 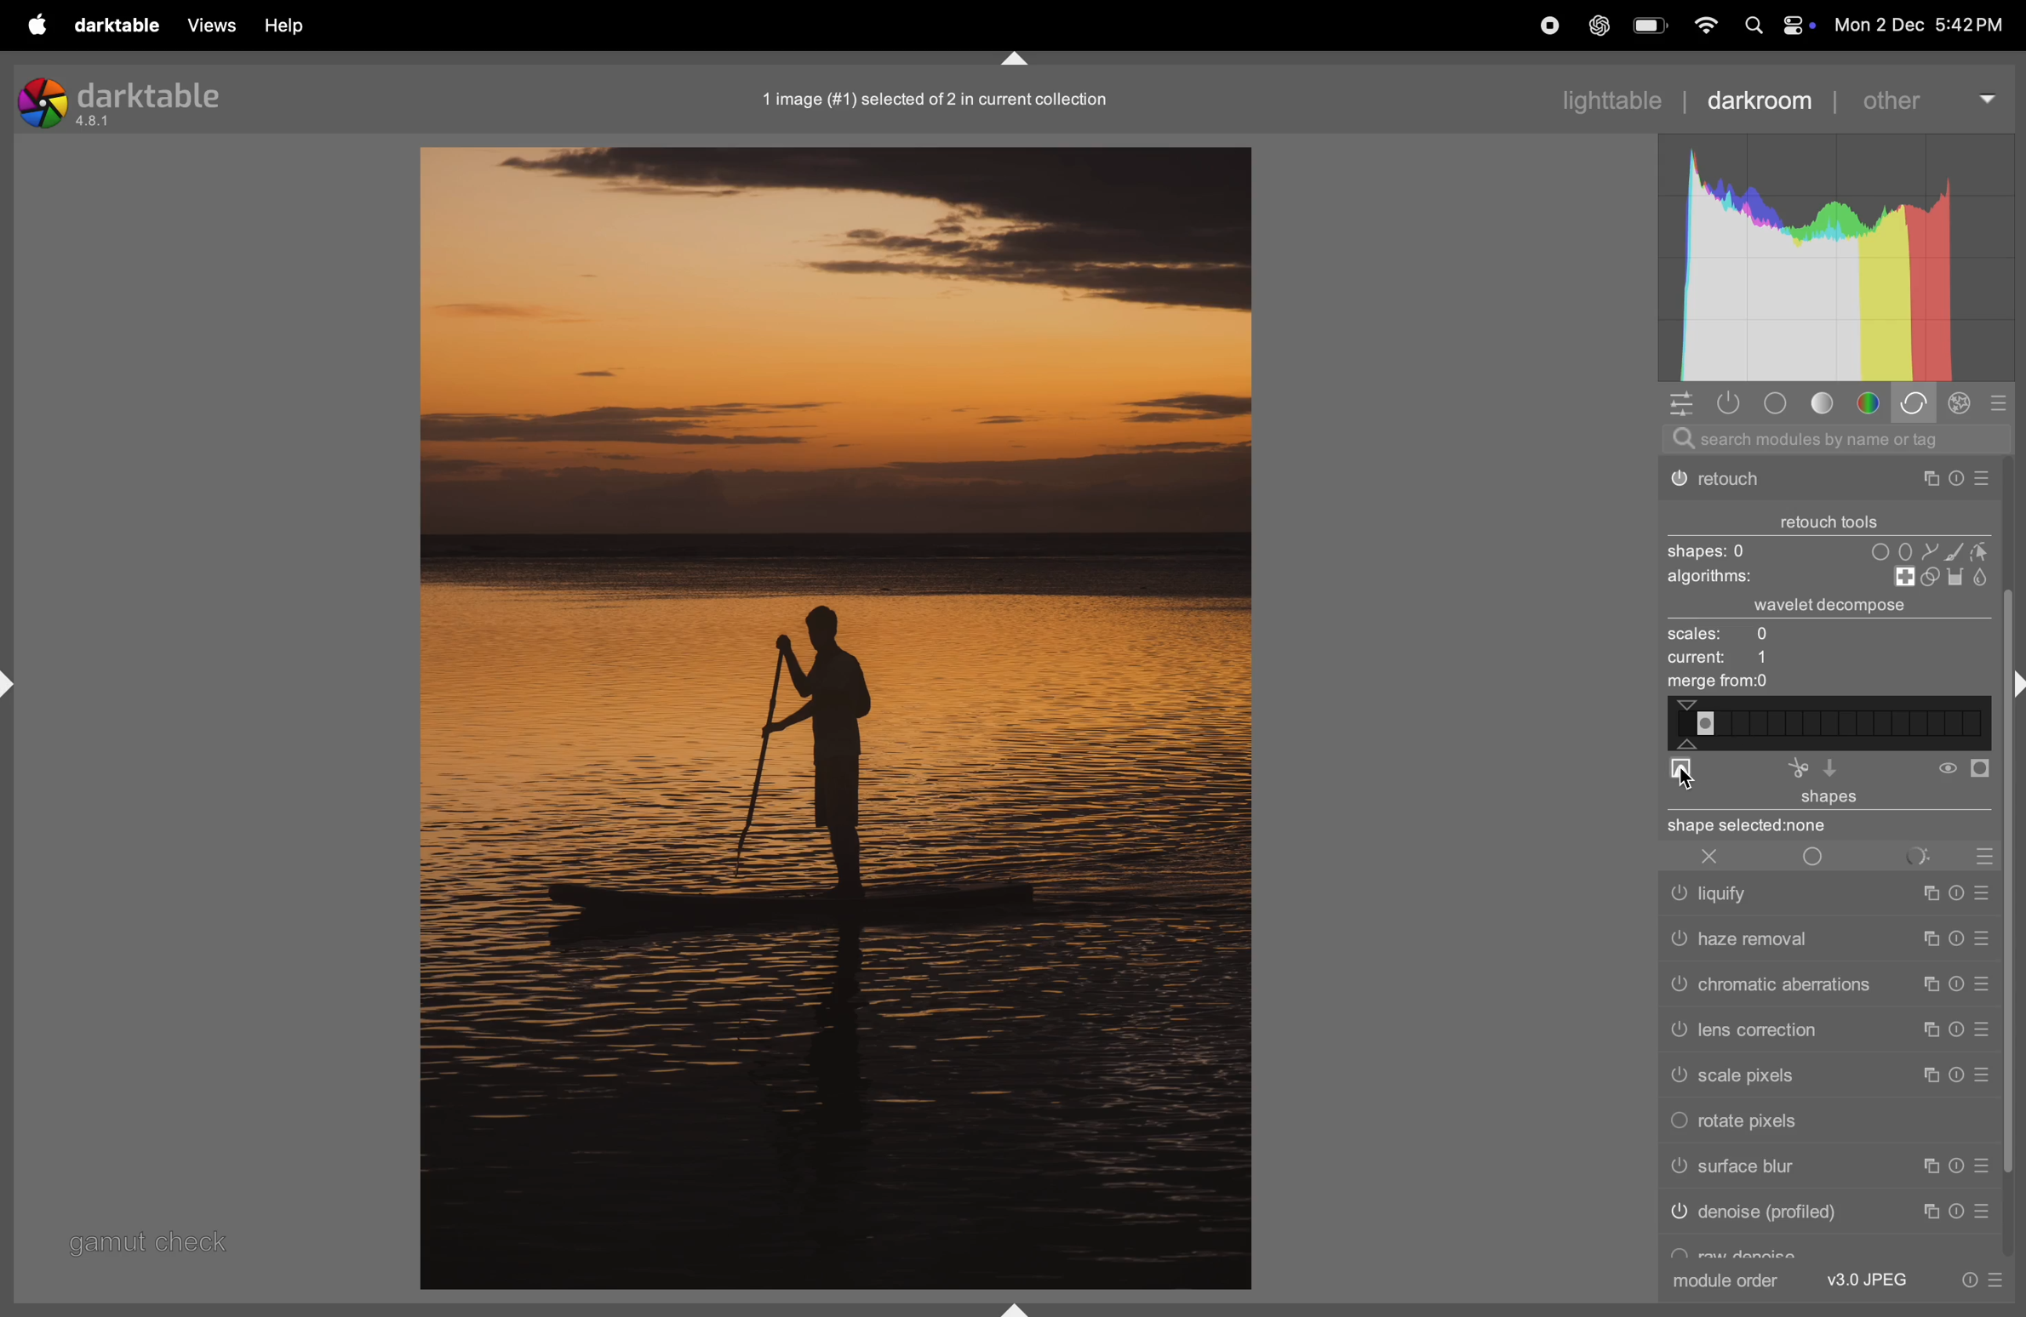 What do you see at coordinates (1601, 26) in the screenshot?
I see `chatgpt` at bounding box center [1601, 26].